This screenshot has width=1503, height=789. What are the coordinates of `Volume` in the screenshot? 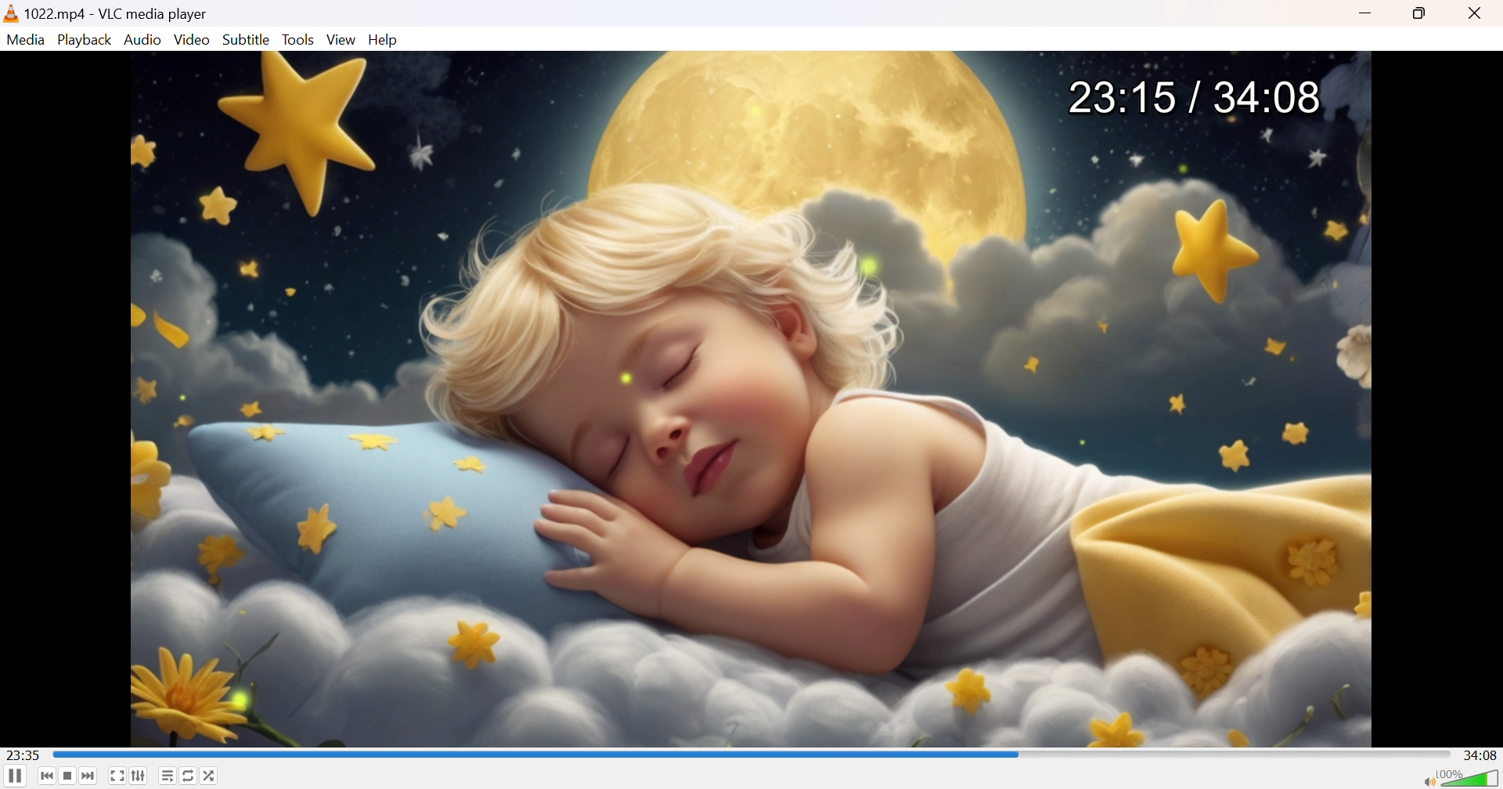 It's located at (1470, 776).